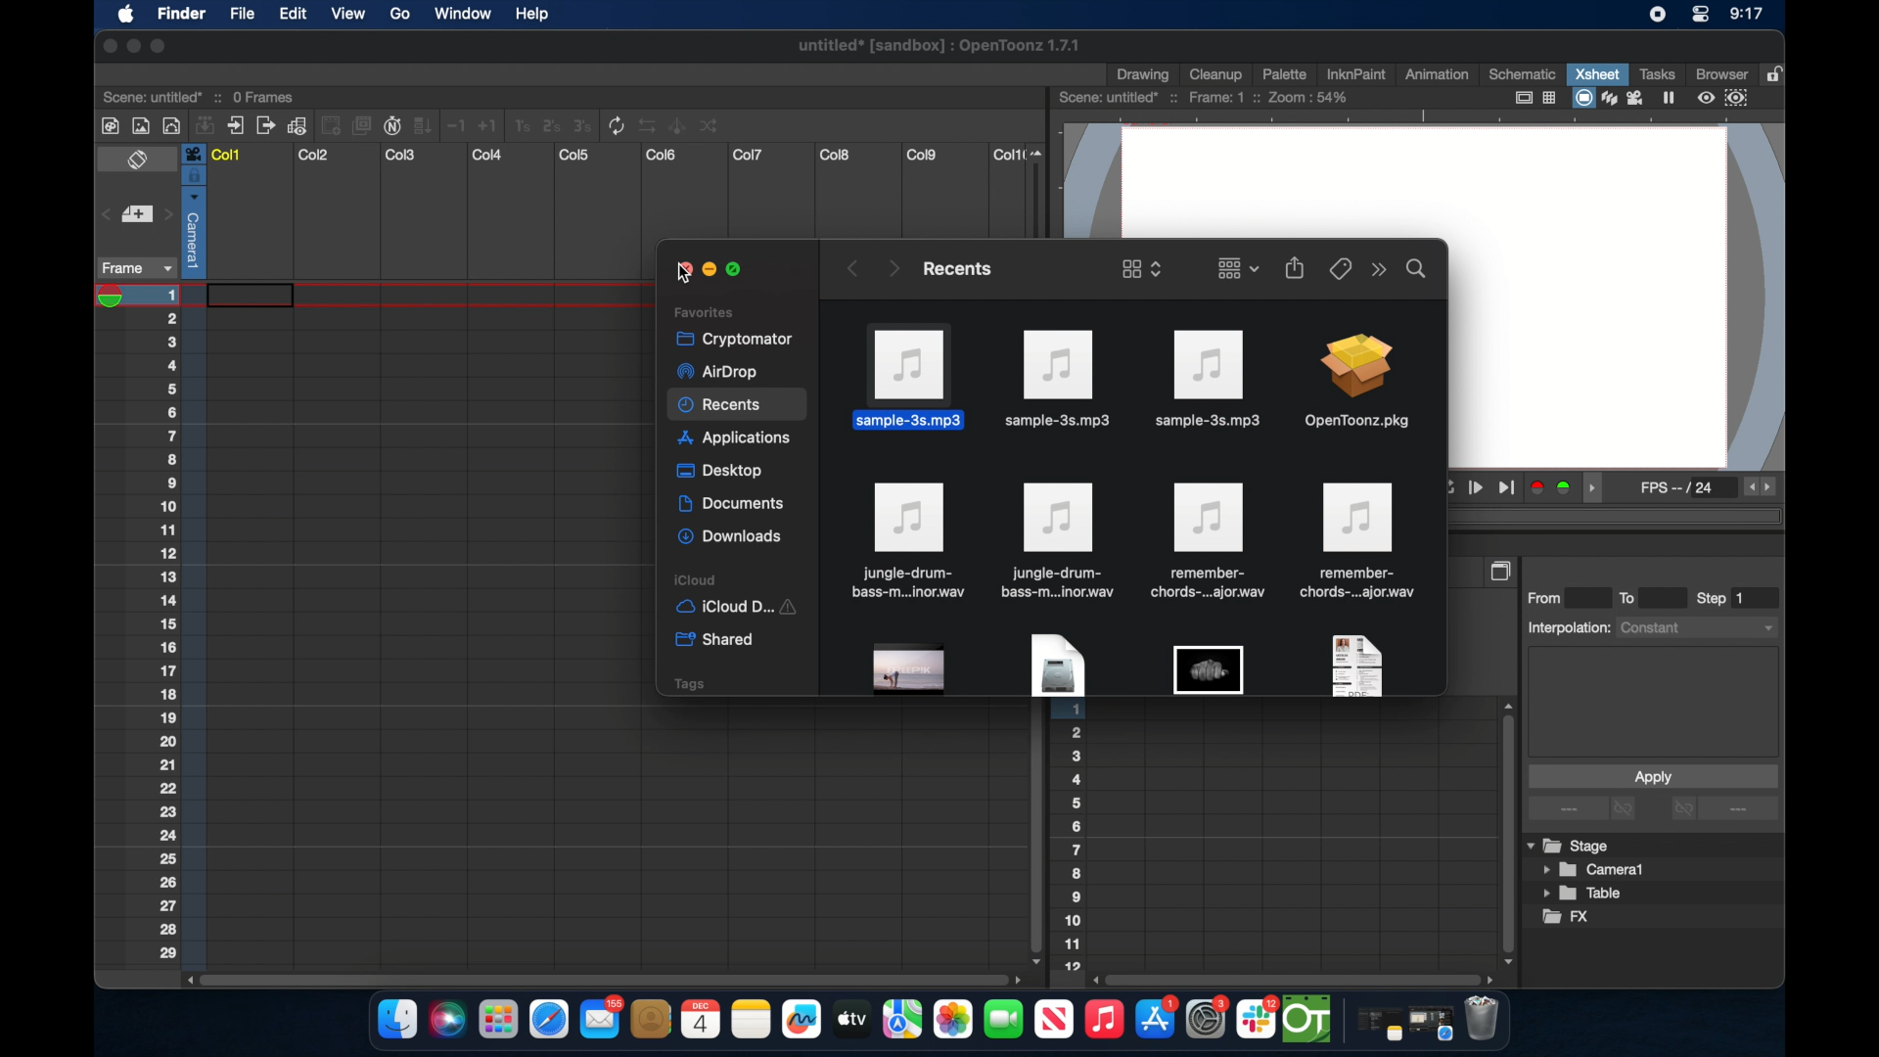  I want to click on shared, so click(717, 640).